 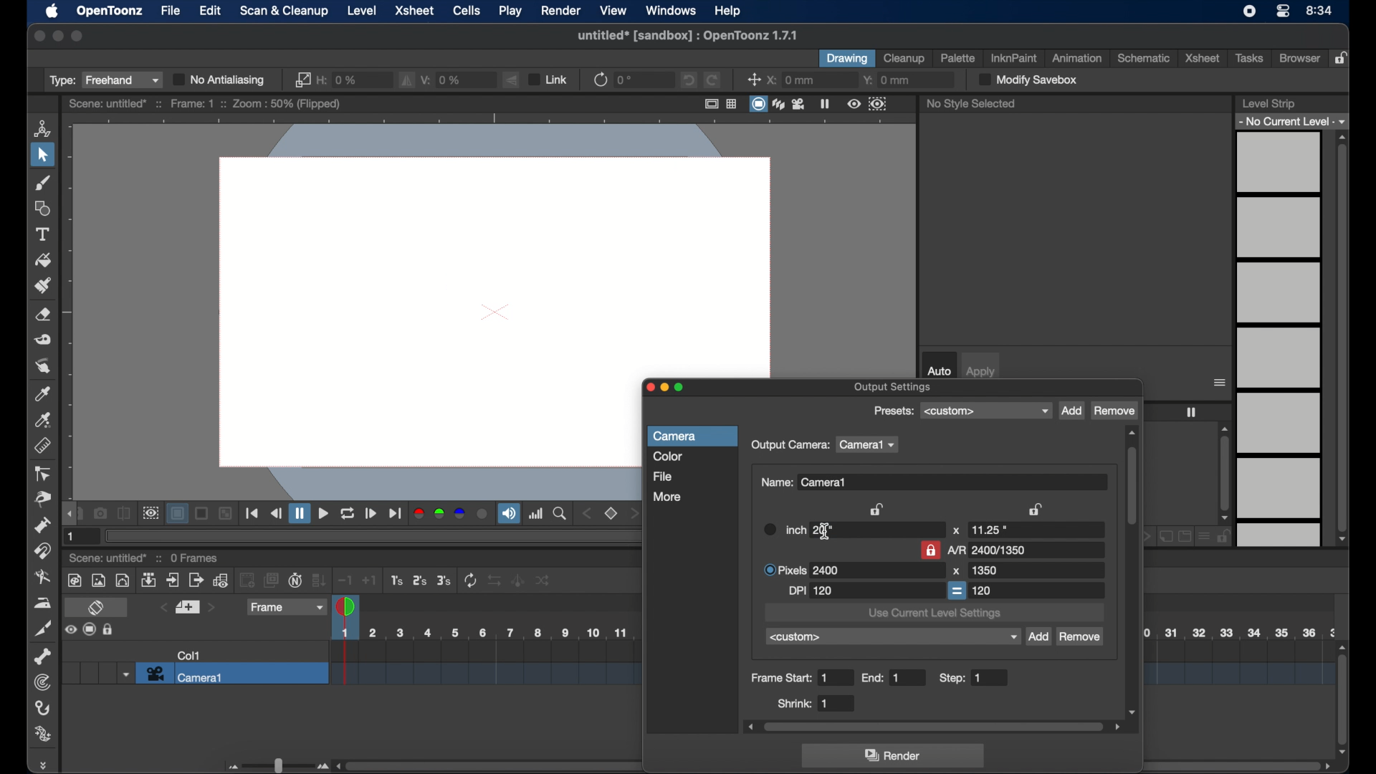 I want to click on slider, so click(x=276, y=765).